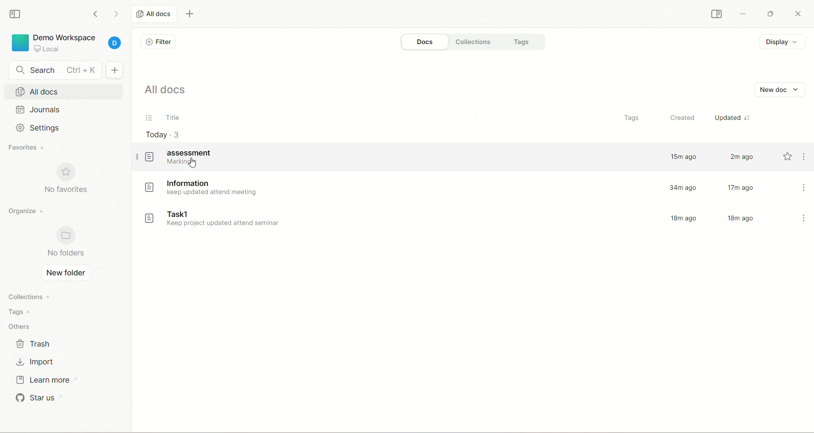  What do you see at coordinates (680, 119) in the screenshot?
I see `created` at bounding box center [680, 119].